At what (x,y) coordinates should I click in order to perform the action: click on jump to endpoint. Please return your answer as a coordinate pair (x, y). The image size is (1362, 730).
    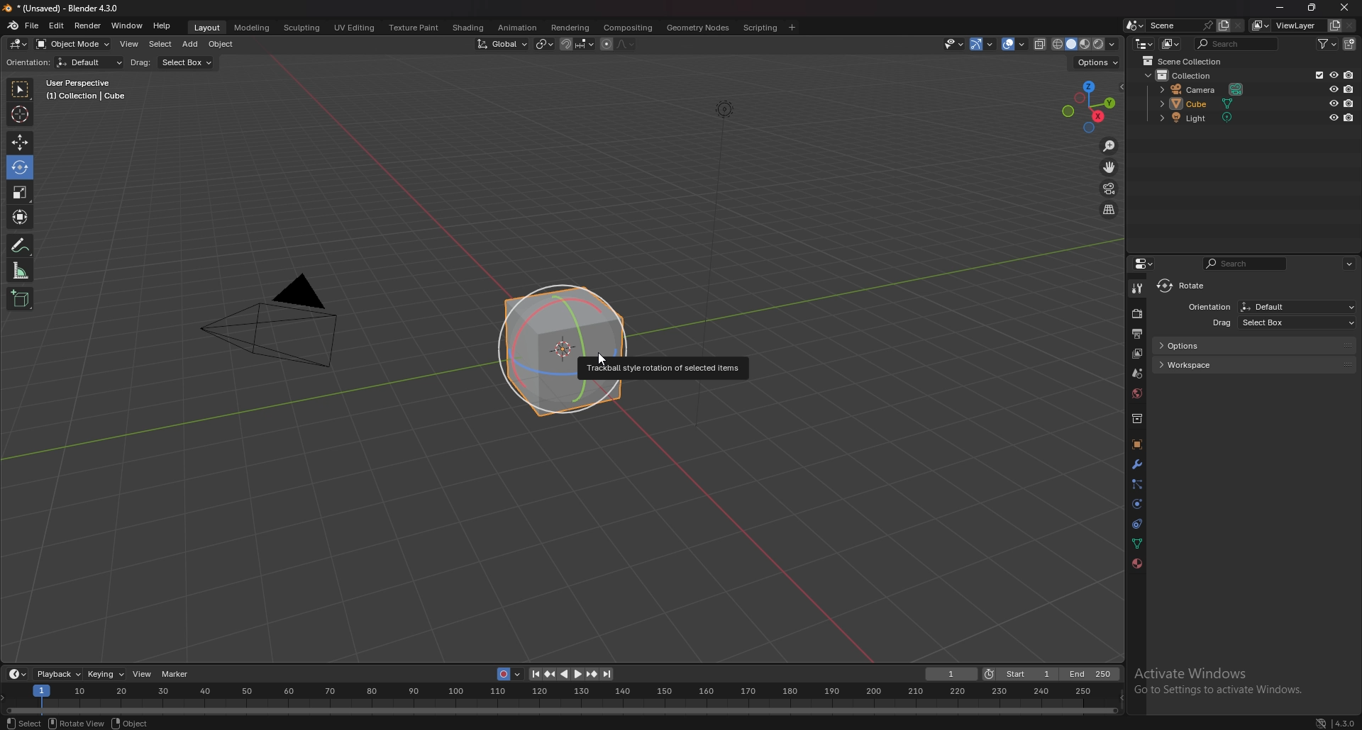
    Looking at the image, I should click on (533, 675).